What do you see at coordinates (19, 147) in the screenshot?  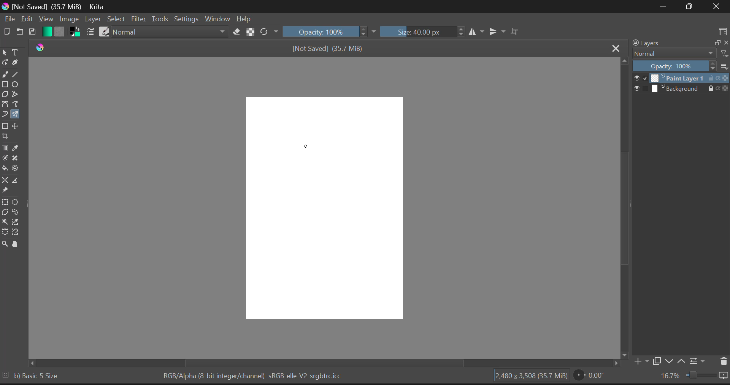 I see `Eyedropper` at bounding box center [19, 147].